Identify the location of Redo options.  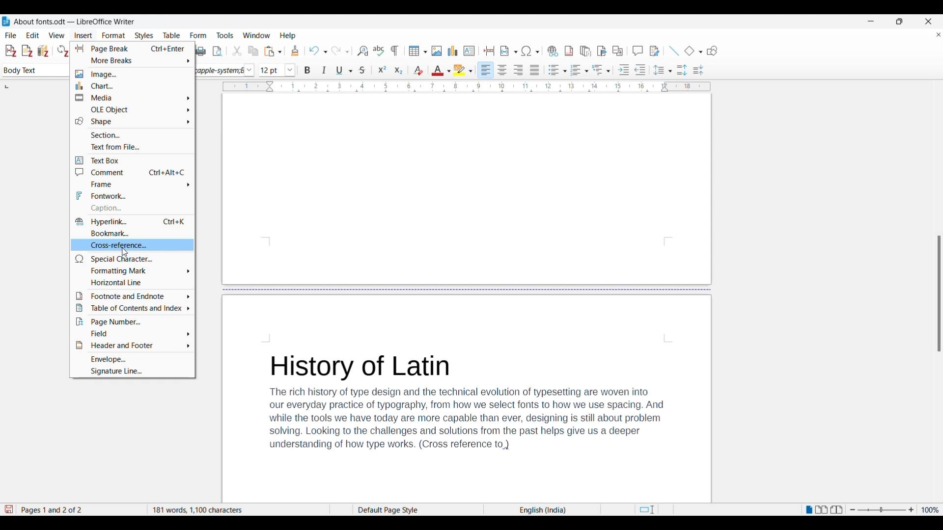
(340, 51).